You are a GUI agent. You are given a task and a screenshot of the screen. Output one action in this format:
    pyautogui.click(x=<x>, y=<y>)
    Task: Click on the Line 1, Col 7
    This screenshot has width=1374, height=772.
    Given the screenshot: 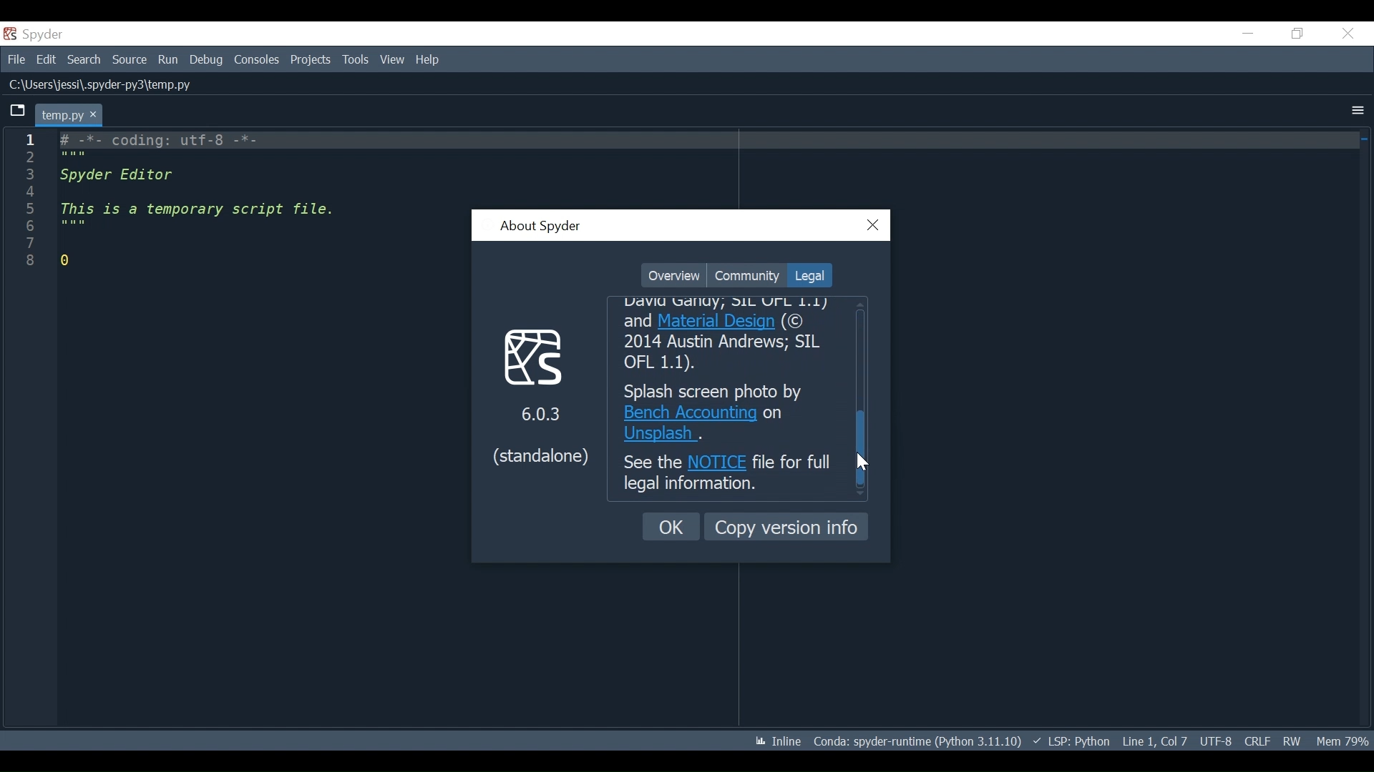 What is the action you would take?
    pyautogui.click(x=1154, y=739)
    